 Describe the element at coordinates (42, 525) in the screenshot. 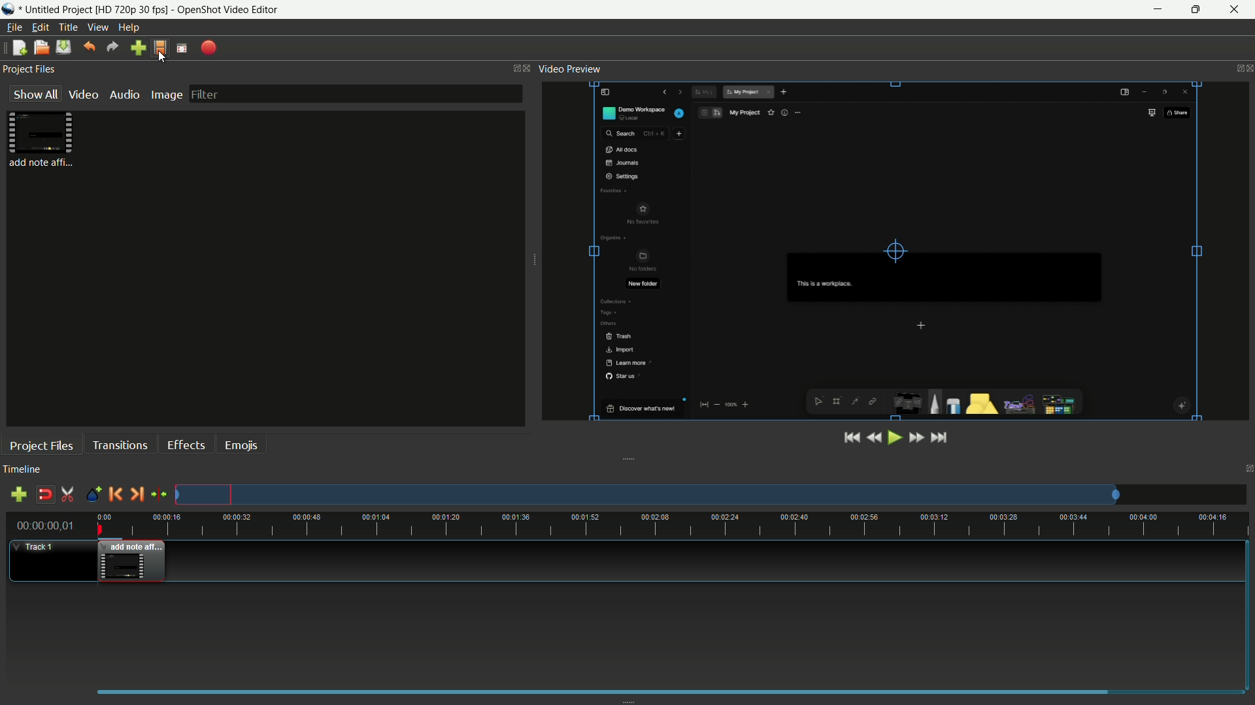

I see `current time` at that location.